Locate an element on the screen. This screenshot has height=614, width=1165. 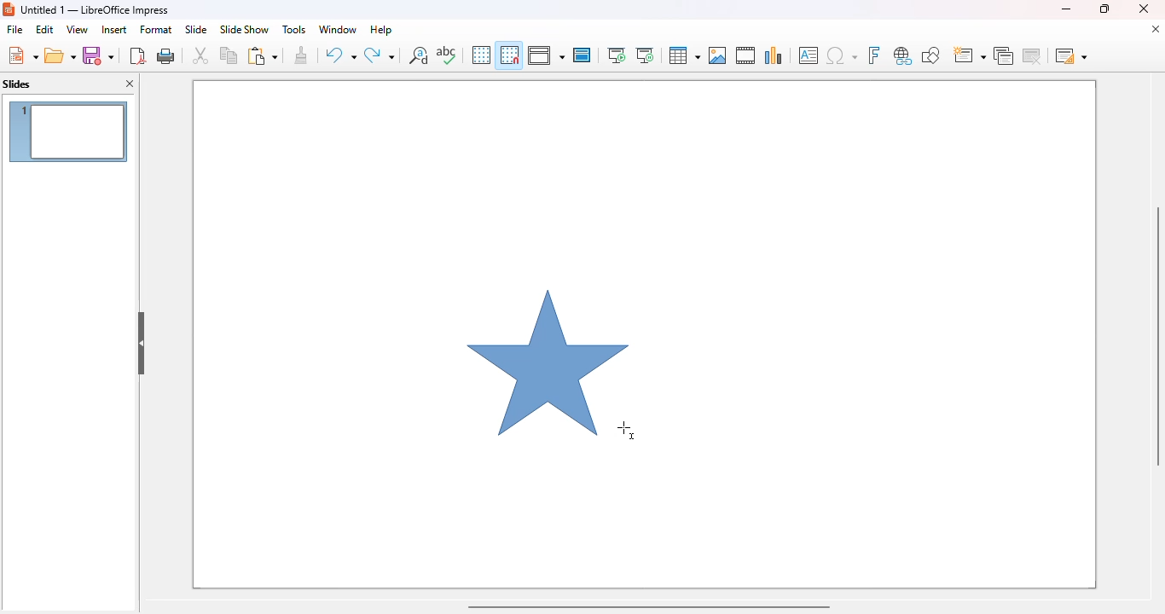
find and replace is located at coordinates (419, 55).